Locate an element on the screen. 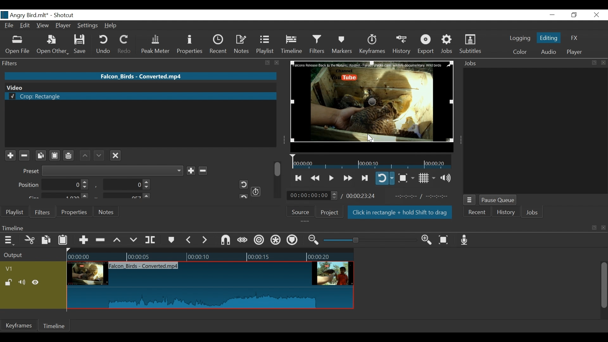  close is located at coordinates (277, 63).